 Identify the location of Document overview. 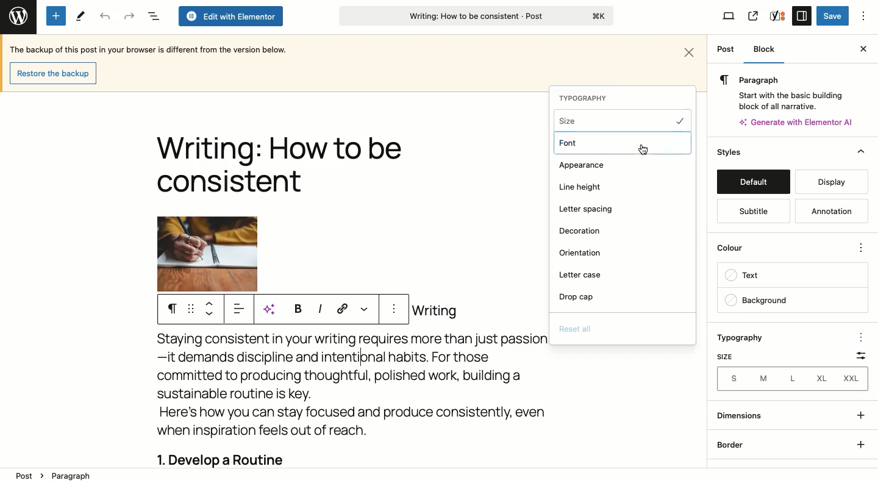
(153, 16).